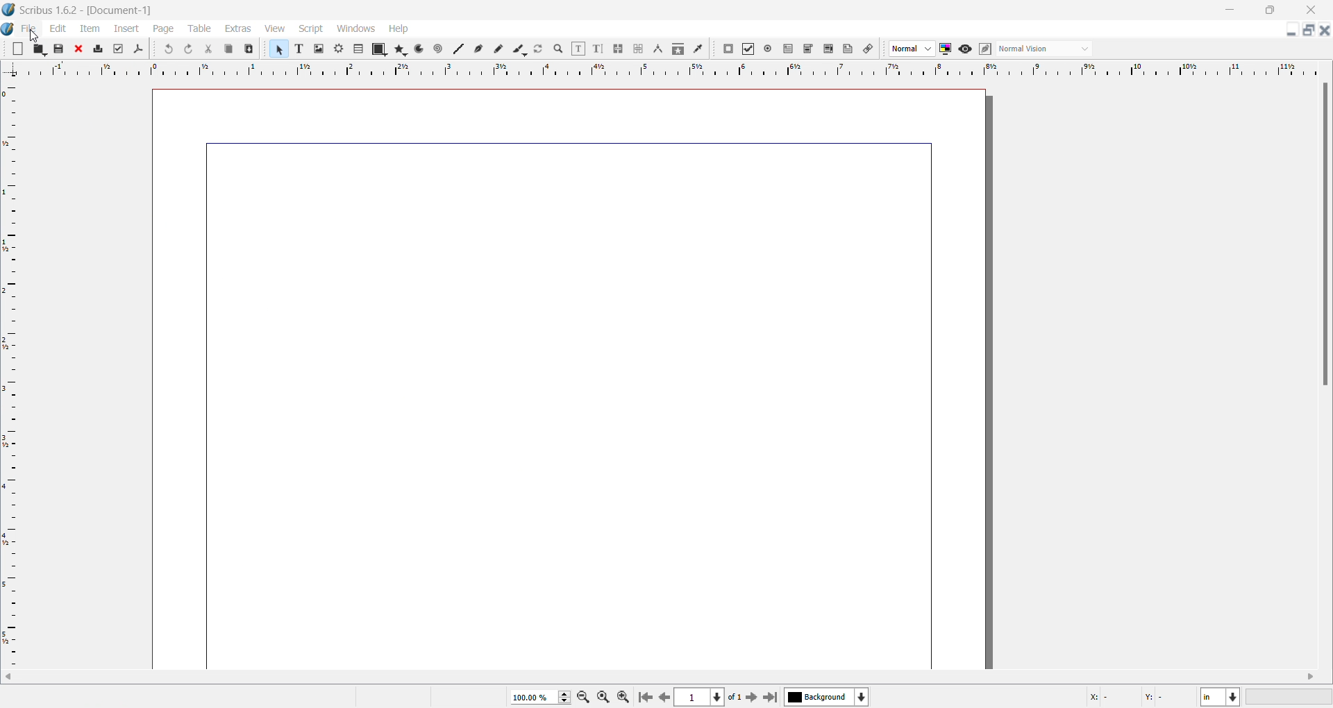 The height and width of the screenshot is (708, 1333). Describe the element at coordinates (539, 697) in the screenshot. I see `zoom size` at that location.